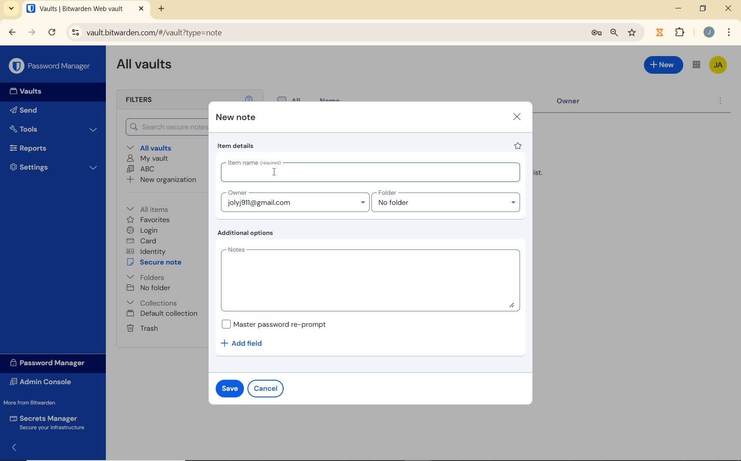  Describe the element at coordinates (519, 146) in the screenshot. I see `favorite` at that location.